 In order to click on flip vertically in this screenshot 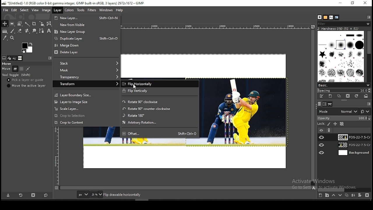, I will do `click(160, 91)`.